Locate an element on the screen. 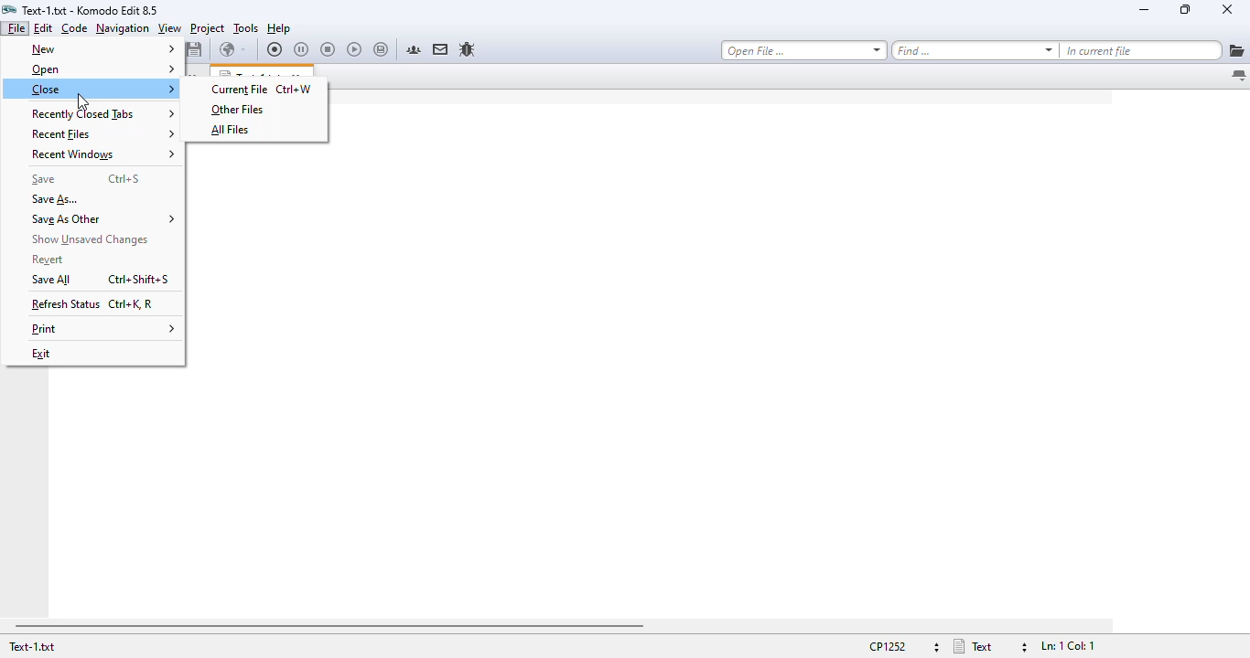  exit is located at coordinates (42, 353).